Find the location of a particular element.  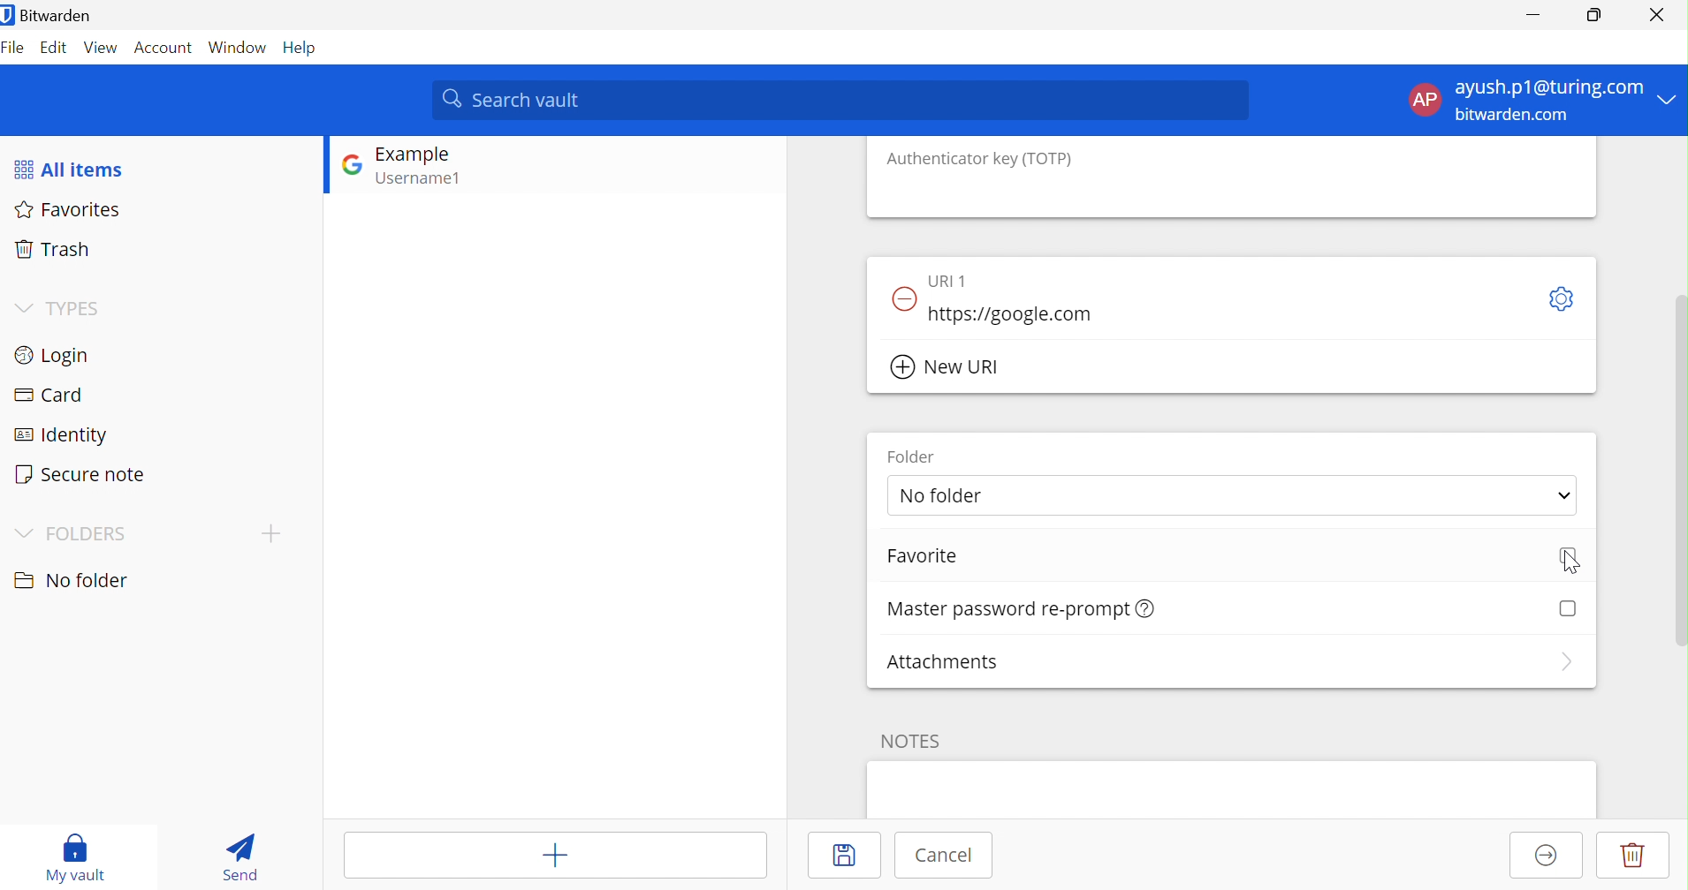

View is located at coordinates (102, 47).